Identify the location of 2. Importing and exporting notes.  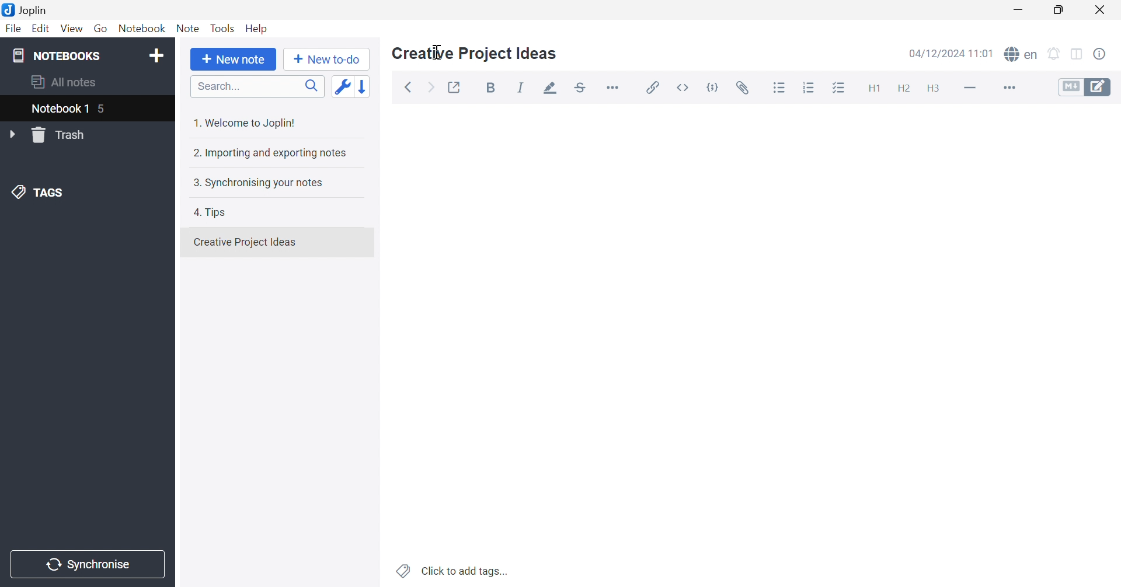
(272, 154).